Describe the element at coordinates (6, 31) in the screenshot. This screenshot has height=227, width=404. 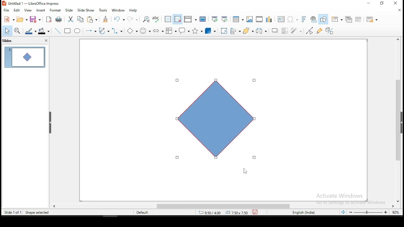
I see `select tool` at that location.